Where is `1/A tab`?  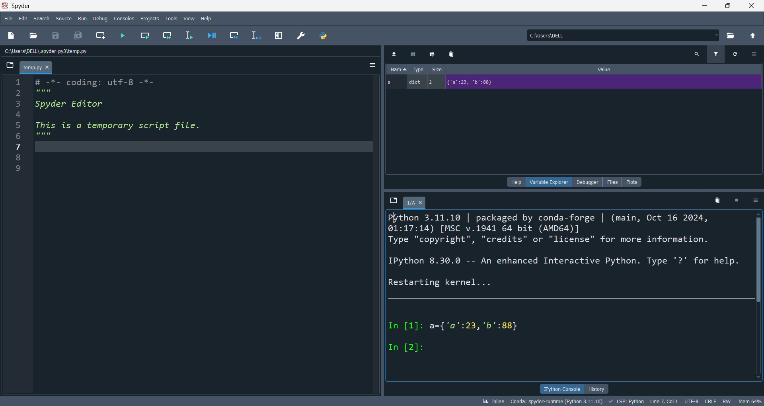 1/A tab is located at coordinates (417, 204).